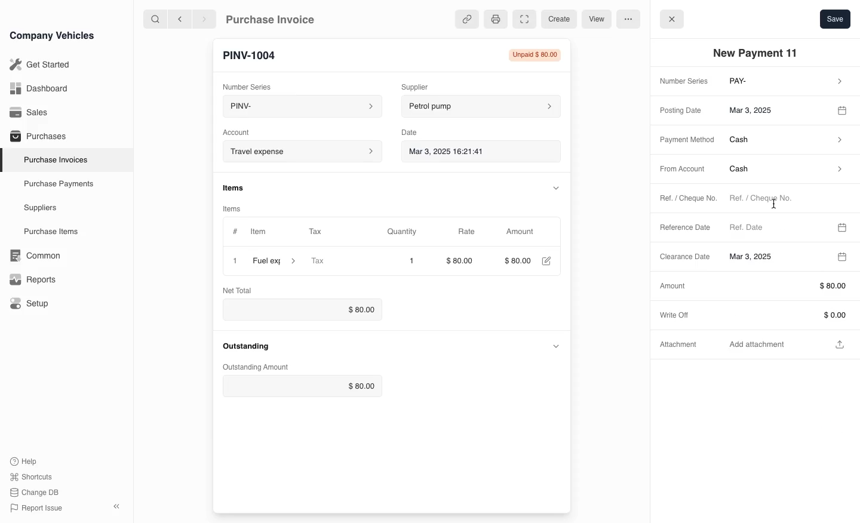  What do you see at coordinates (595, 20) in the screenshot?
I see `view` at bounding box center [595, 20].